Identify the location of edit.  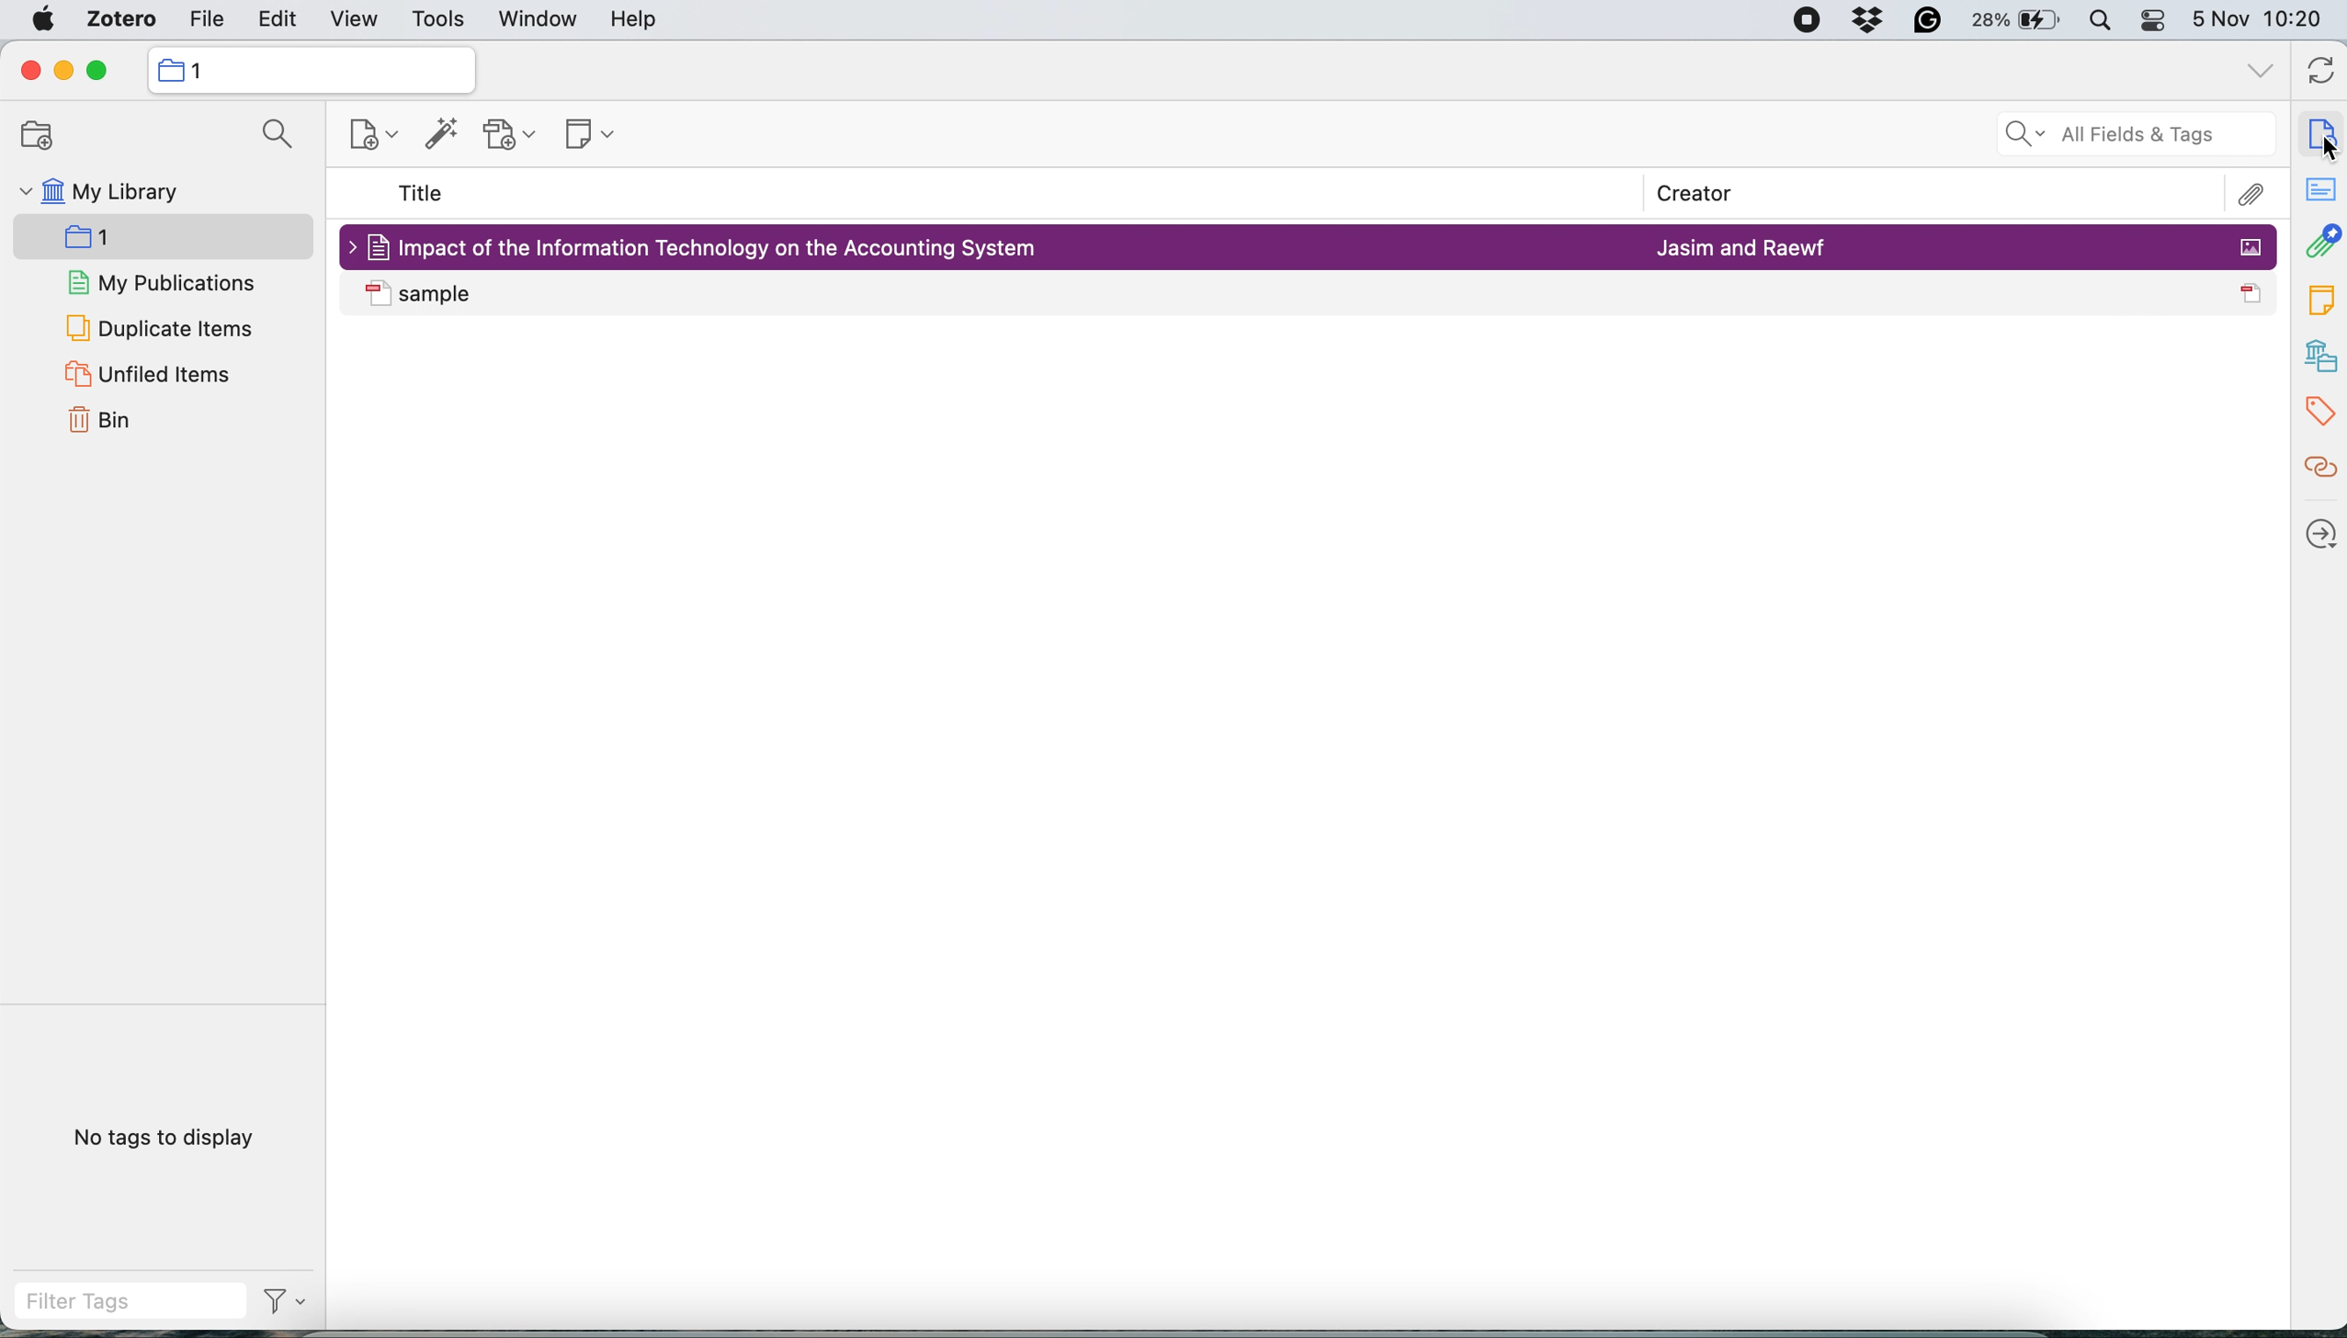
(278, 20).